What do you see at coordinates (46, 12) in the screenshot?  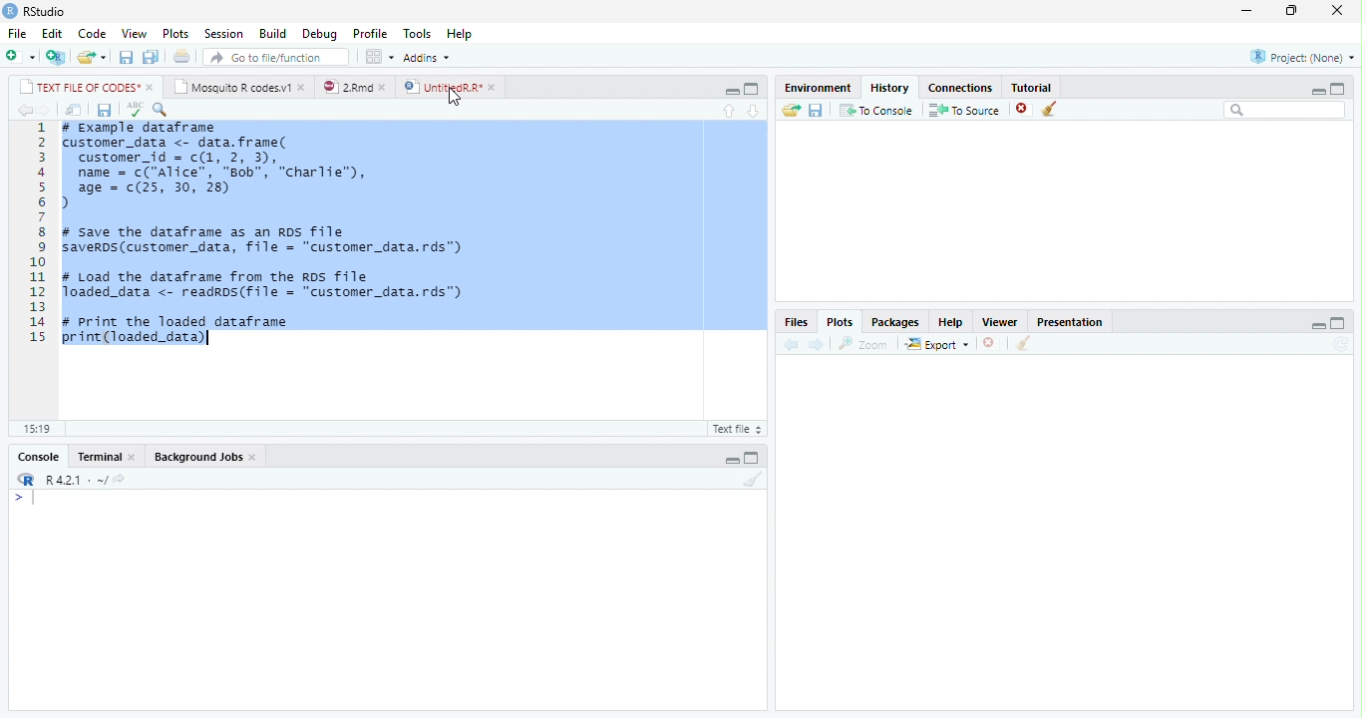 I see `RStudio` at bounding box center [46, 12].